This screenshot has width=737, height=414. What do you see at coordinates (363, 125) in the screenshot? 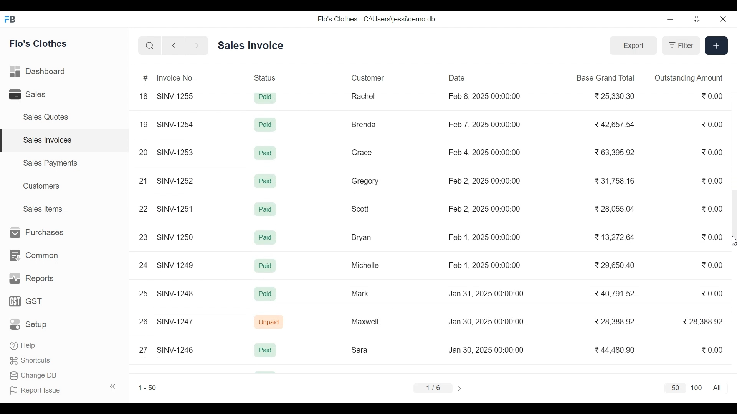
I see `Brenda` at bounding box center [363, 125].